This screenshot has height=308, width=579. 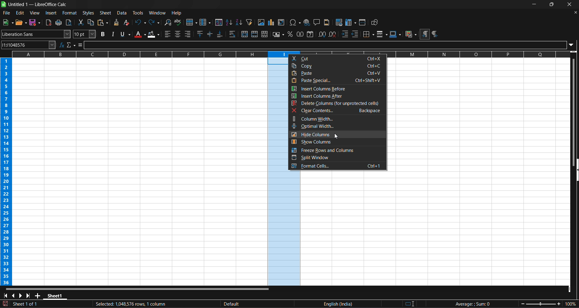 I want to click on freeze rows and columns, so click(x=337, y=150).